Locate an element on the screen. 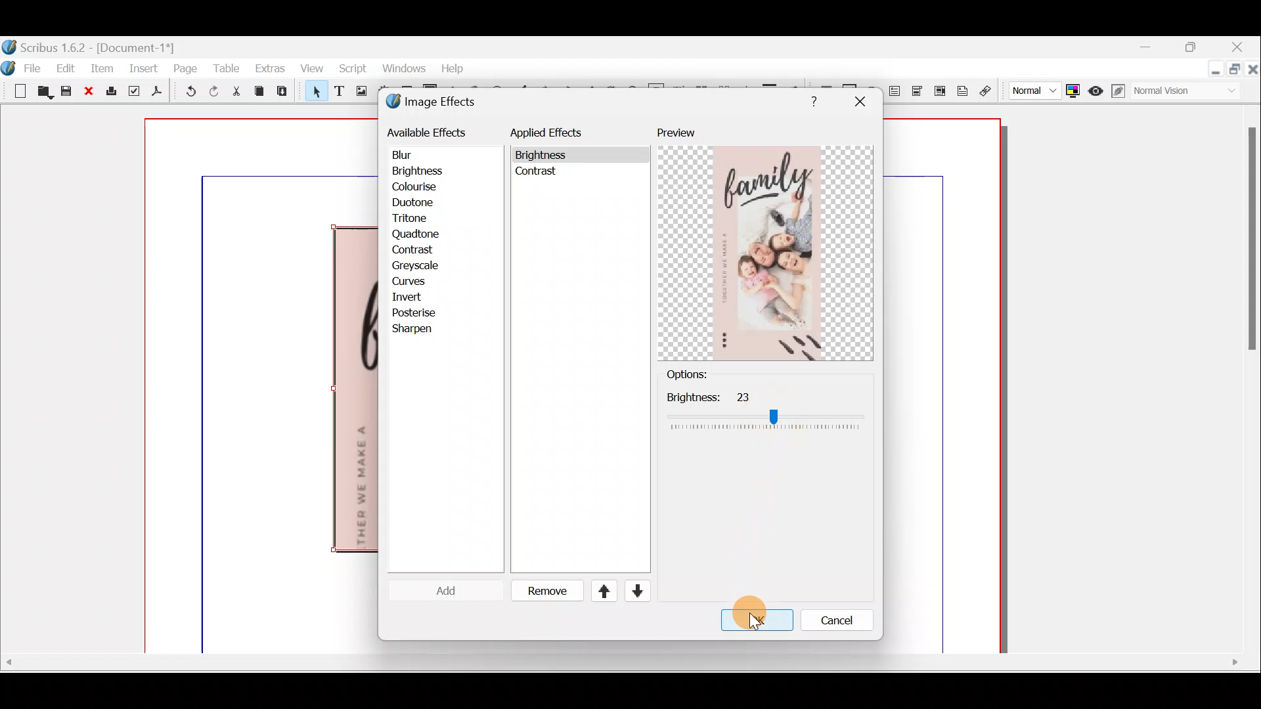  Item is located at coordinates (102, 68).